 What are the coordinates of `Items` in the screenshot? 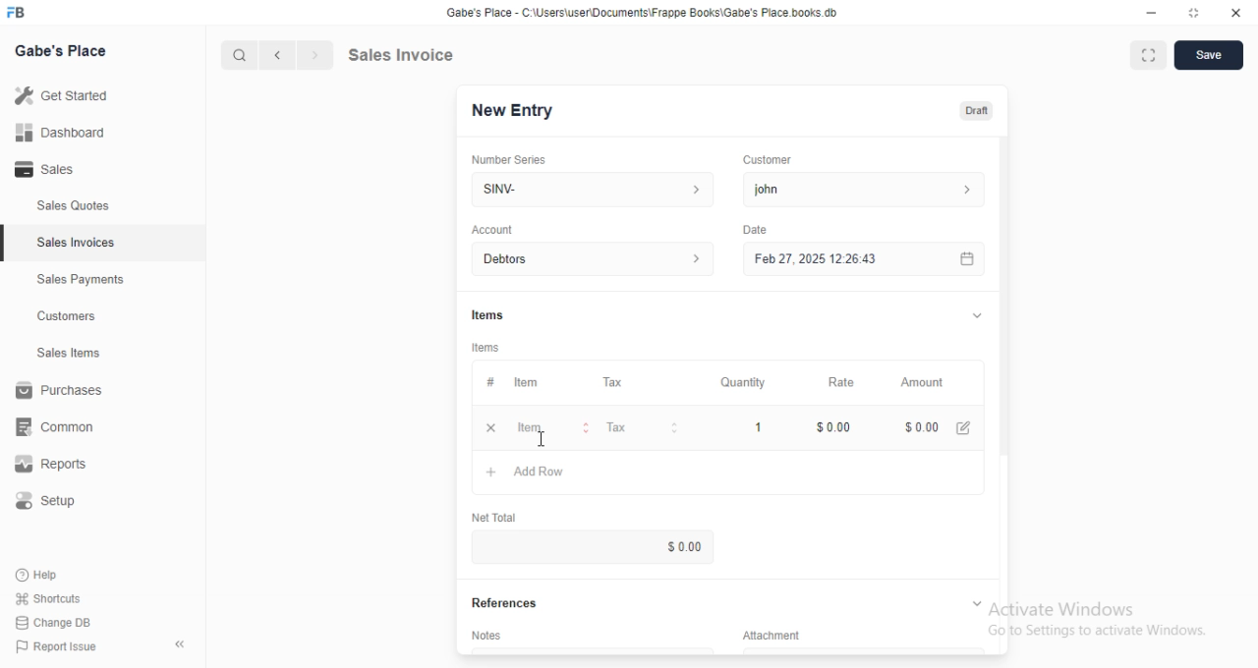 It's located at (486, 311).